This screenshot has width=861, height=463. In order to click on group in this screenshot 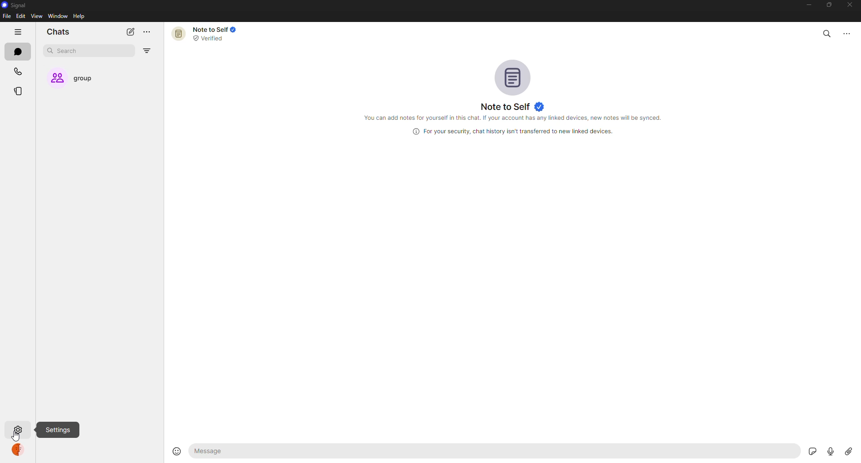, I will do `click(79, 79)`.